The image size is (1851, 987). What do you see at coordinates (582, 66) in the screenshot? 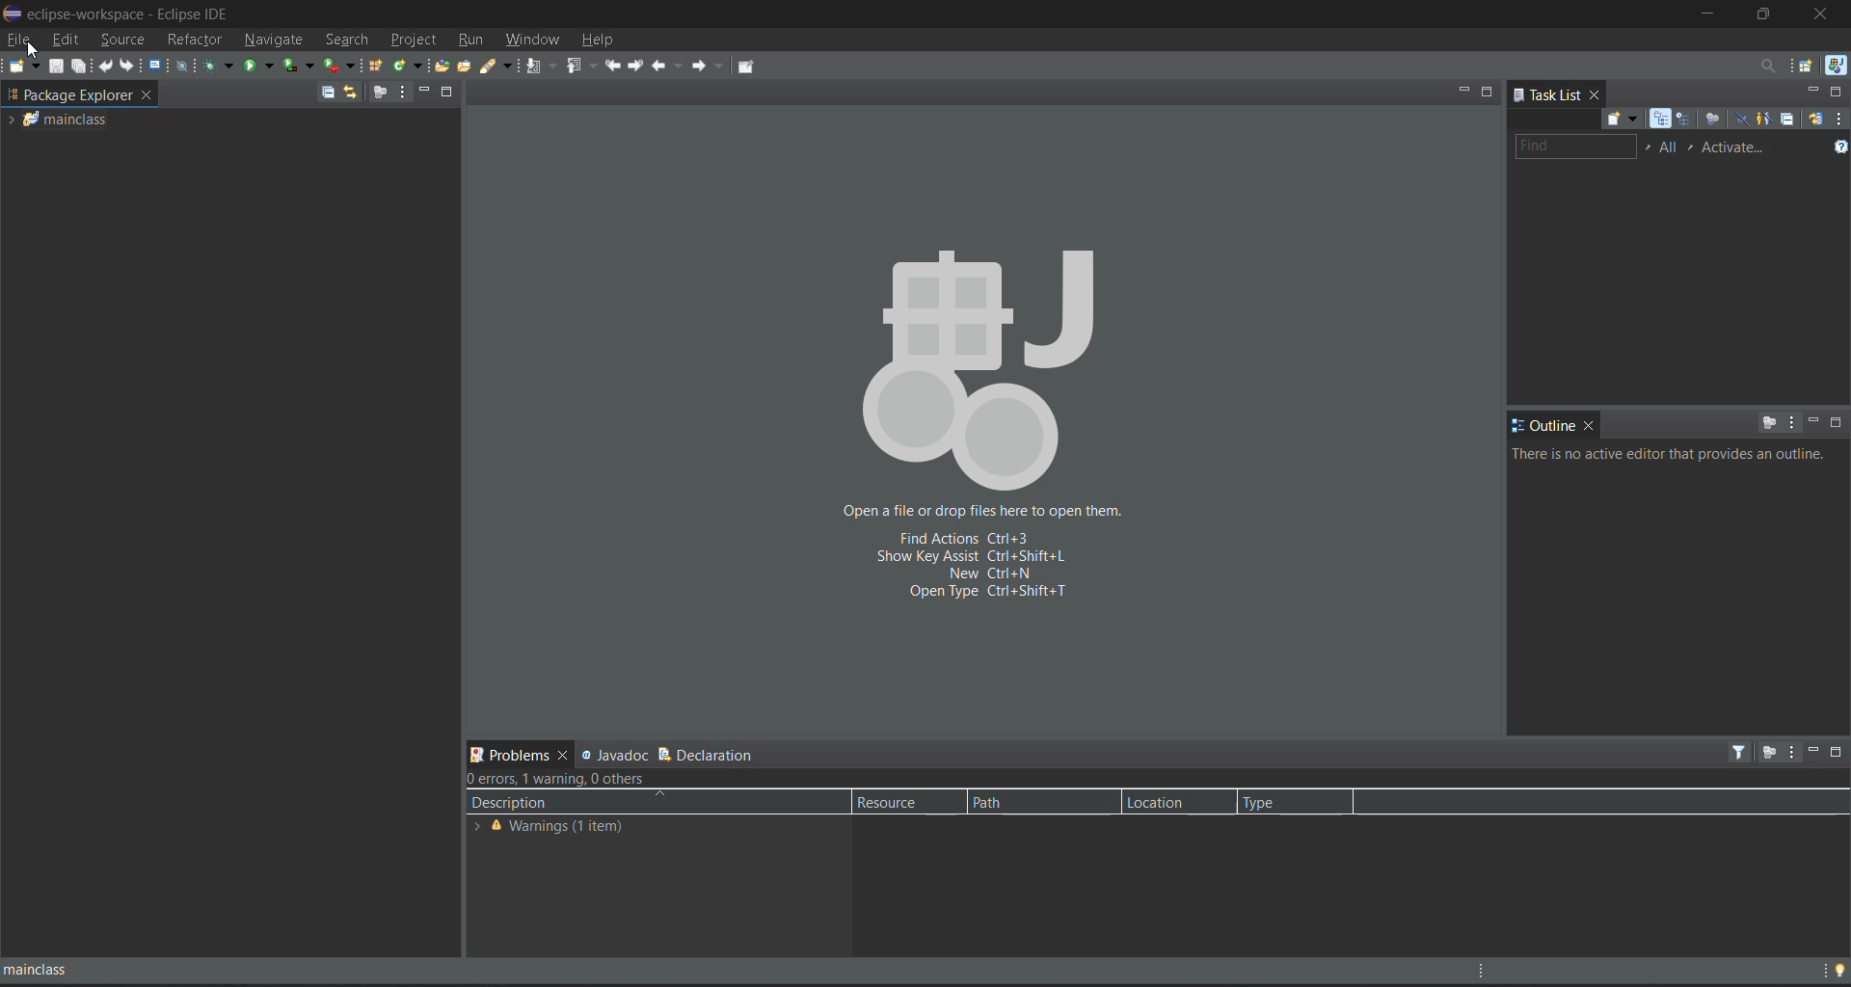
I see `previous annotation` at bounding box center [582, 66].